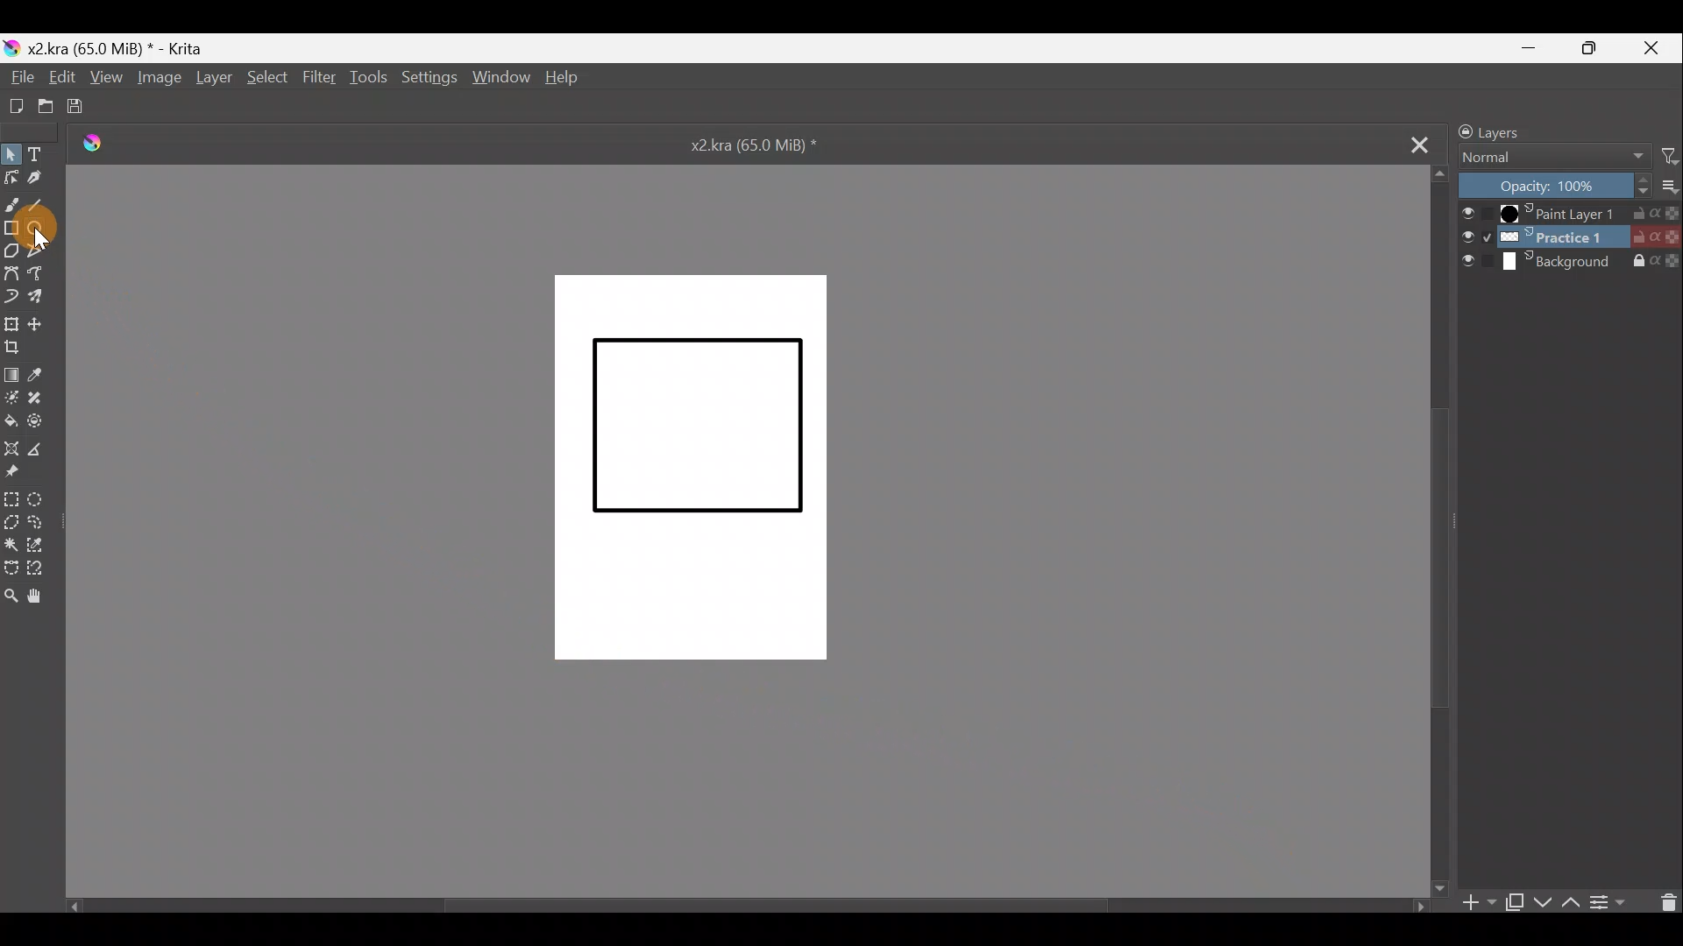 The height and width of the screenshot is (946, 1683). What do you see at coordinates (11, 421) in the screenshot?
I see `Fill a contiguous area of colour with colour/fill a selection` at bounding box center [11, 421].